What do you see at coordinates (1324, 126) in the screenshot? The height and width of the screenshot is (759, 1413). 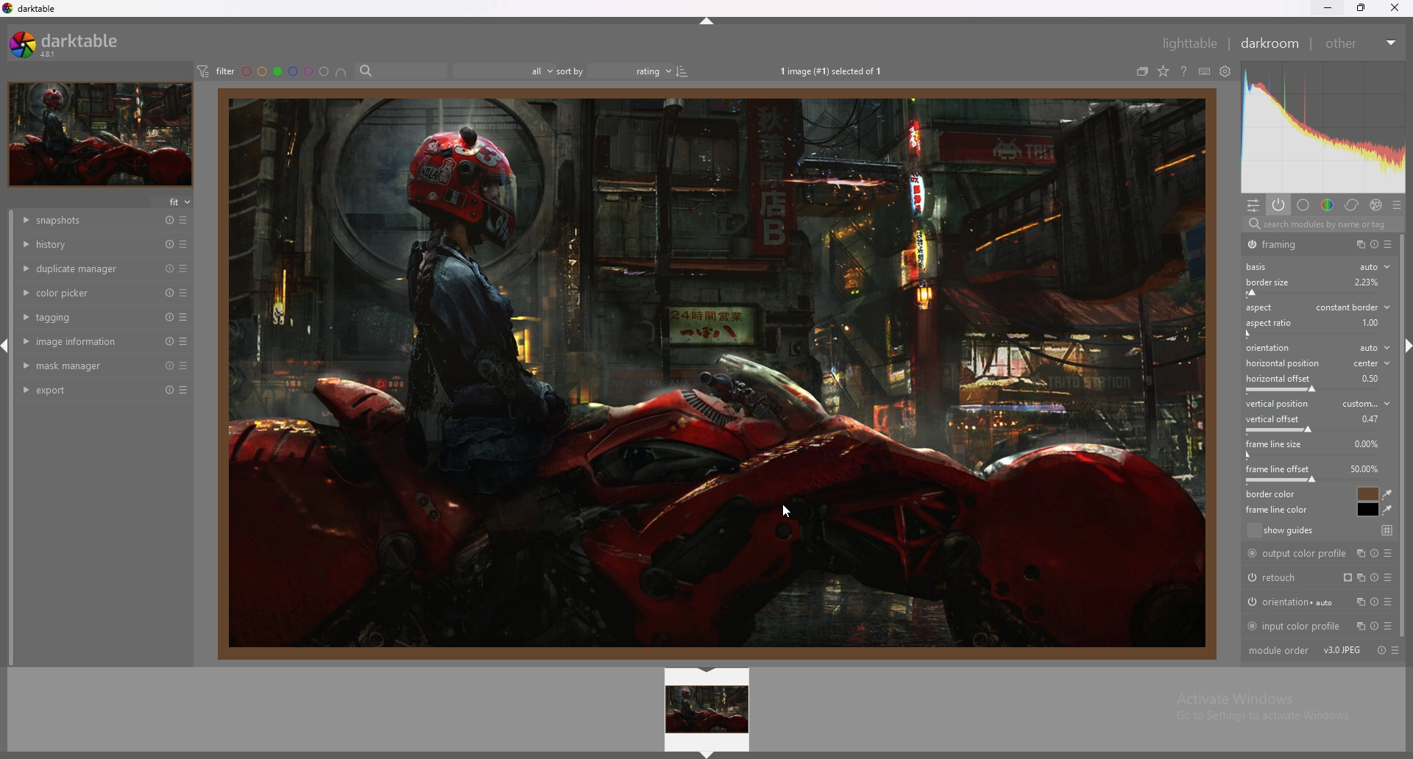 I see `photo heatmap` at bounding box center [1324, 126].